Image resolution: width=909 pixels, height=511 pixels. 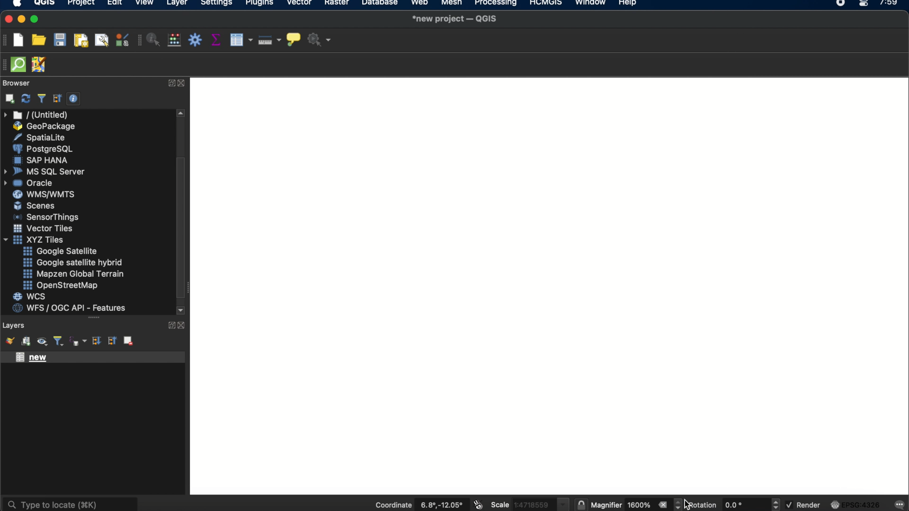 I want to click on more, so click(x=93, y=318).